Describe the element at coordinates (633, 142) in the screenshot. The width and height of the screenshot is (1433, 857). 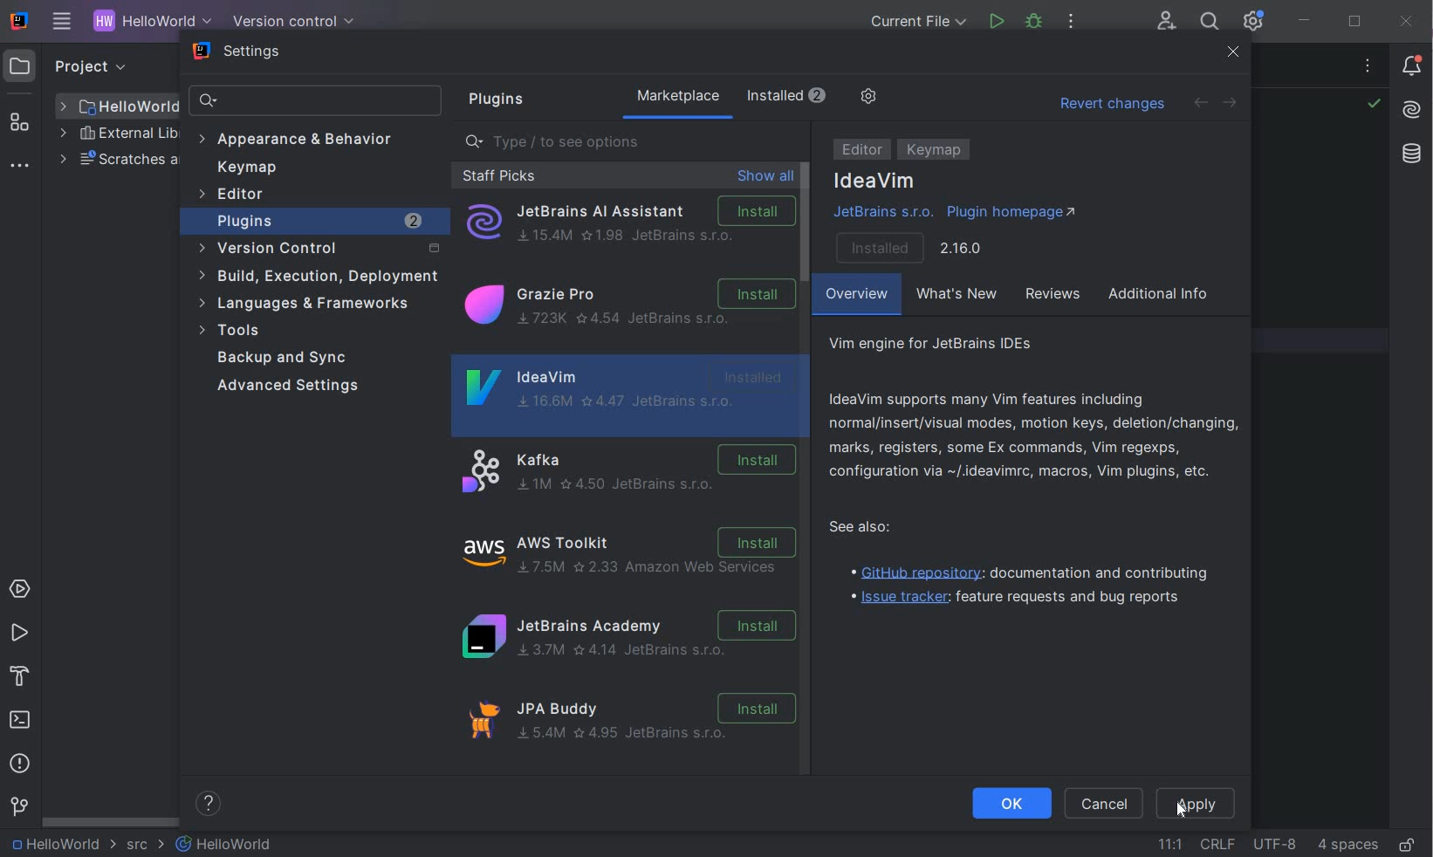
I see `type/to seeoptions` at that location.